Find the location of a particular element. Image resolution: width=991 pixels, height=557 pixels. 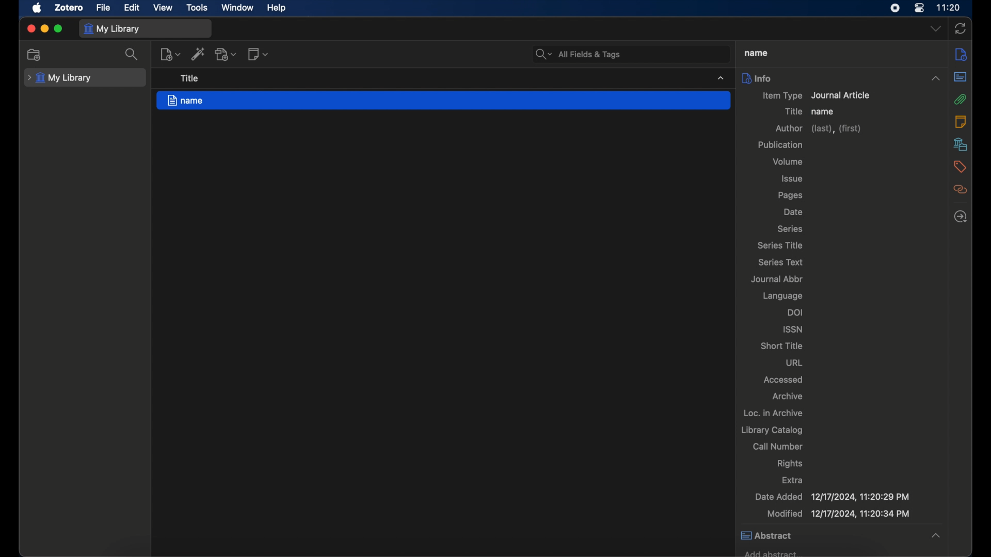

control center is located at coordinates (919, 8).